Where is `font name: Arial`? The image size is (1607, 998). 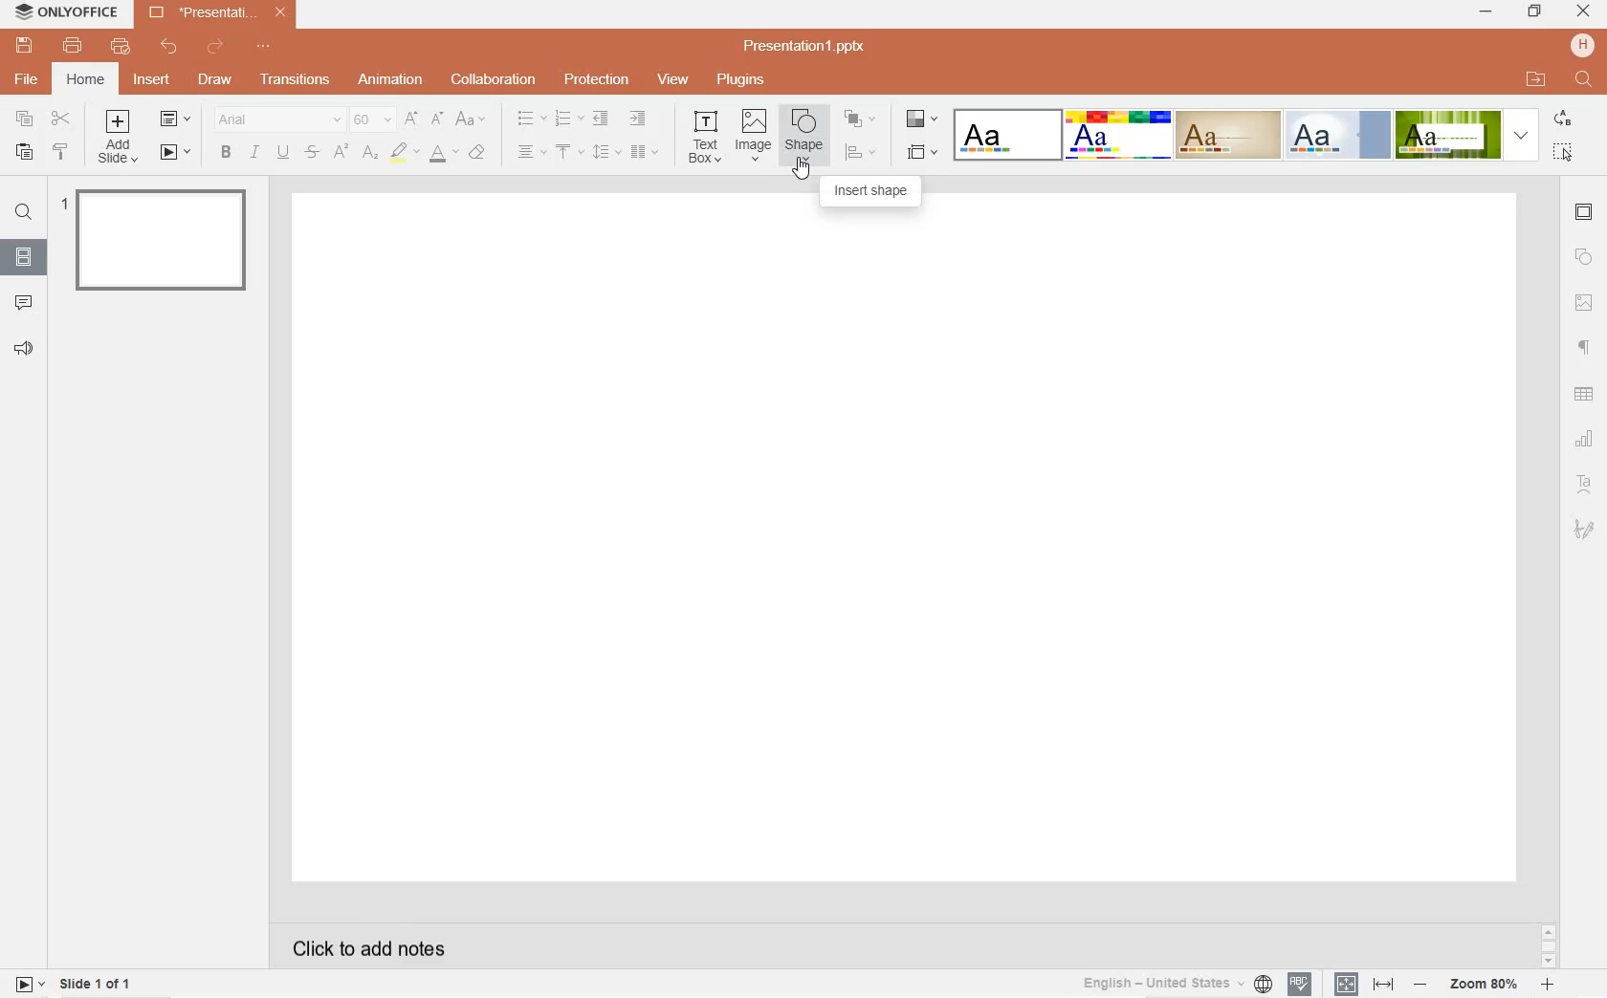 font name: Arial is located at coordinates (275, 119).